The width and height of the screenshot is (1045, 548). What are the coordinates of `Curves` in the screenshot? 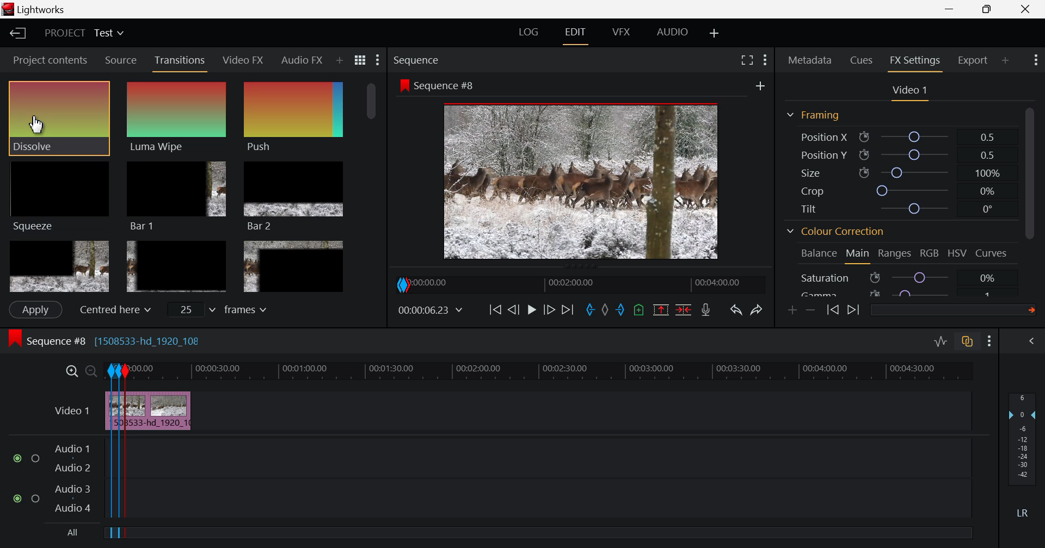 It's located at (993, 253).